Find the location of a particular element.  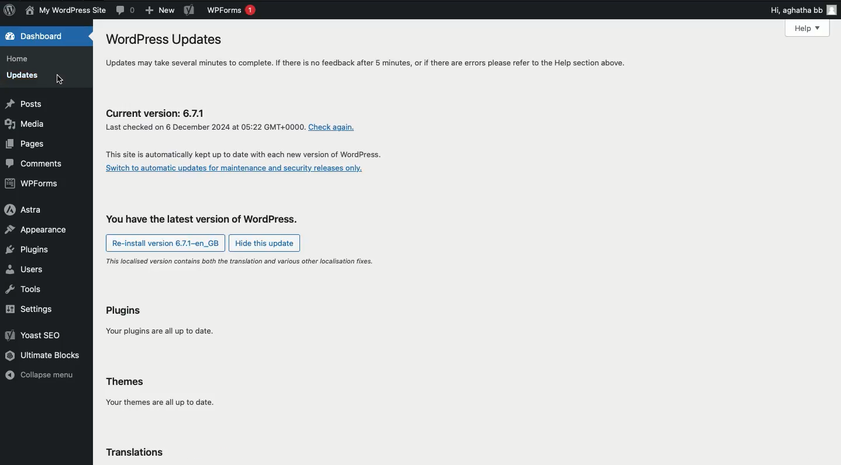

WordPress updates is located at coordinates (366, 53).